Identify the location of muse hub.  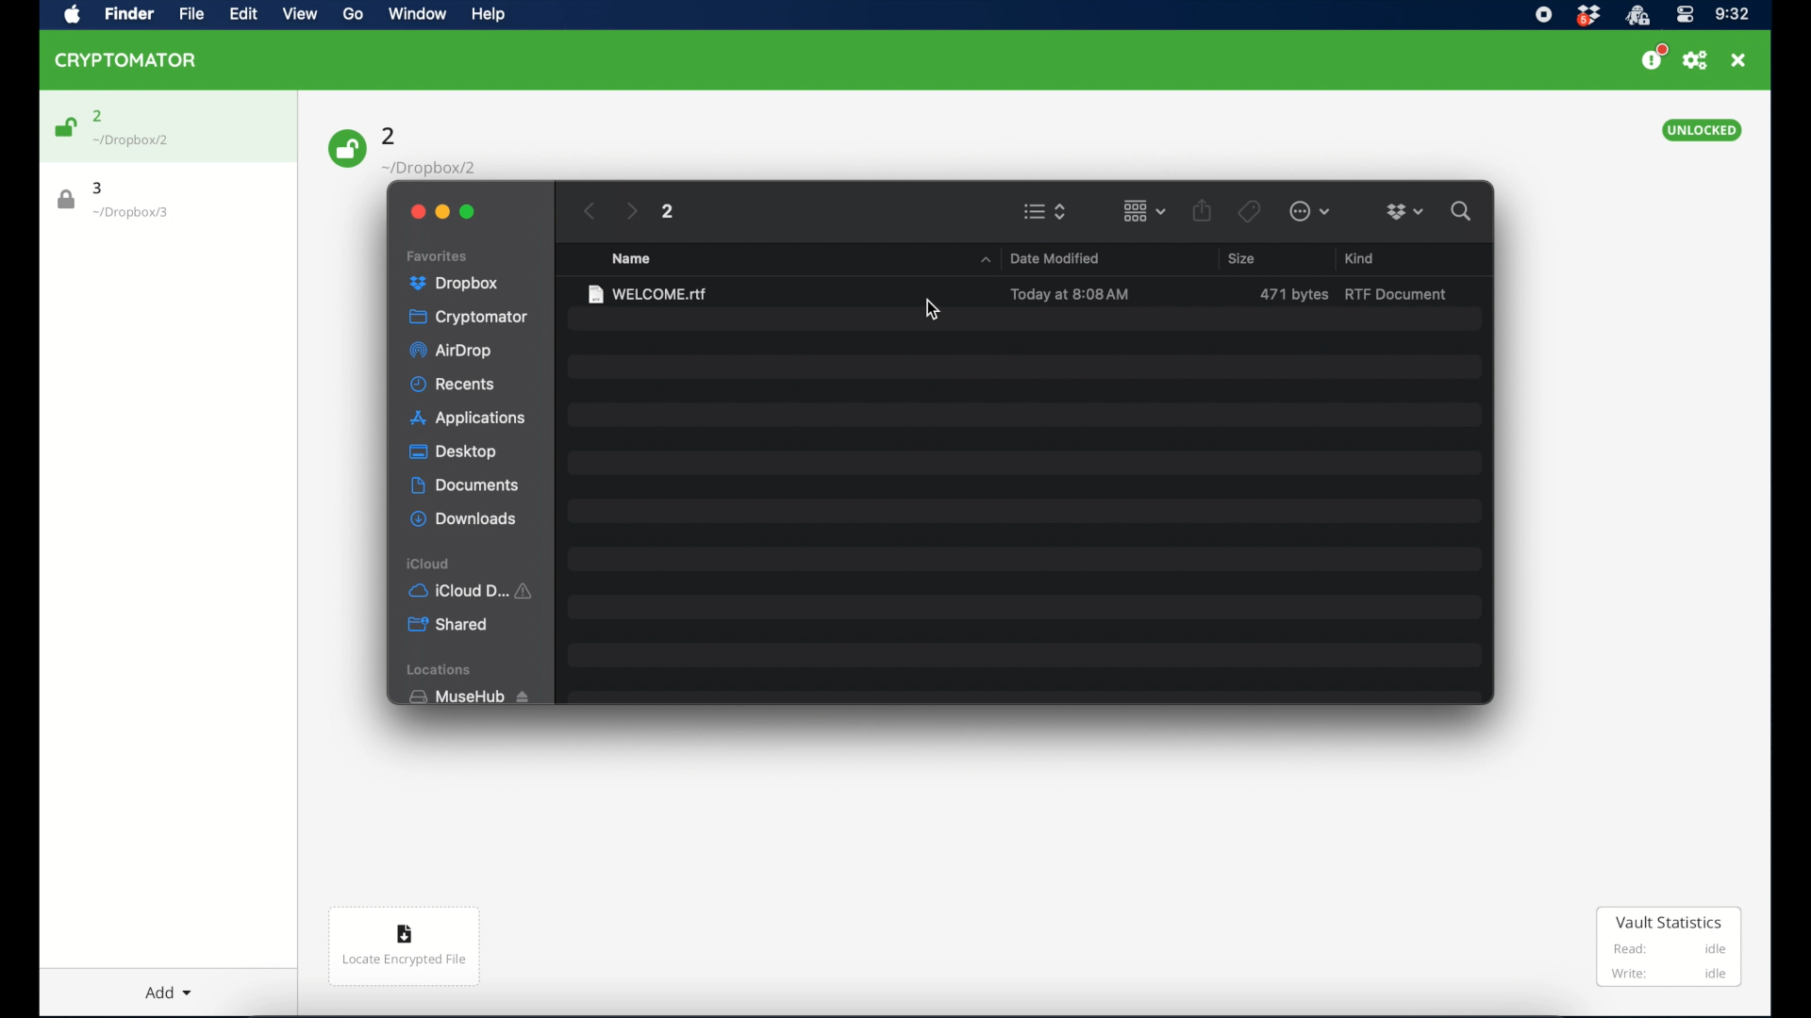
(465, 697).